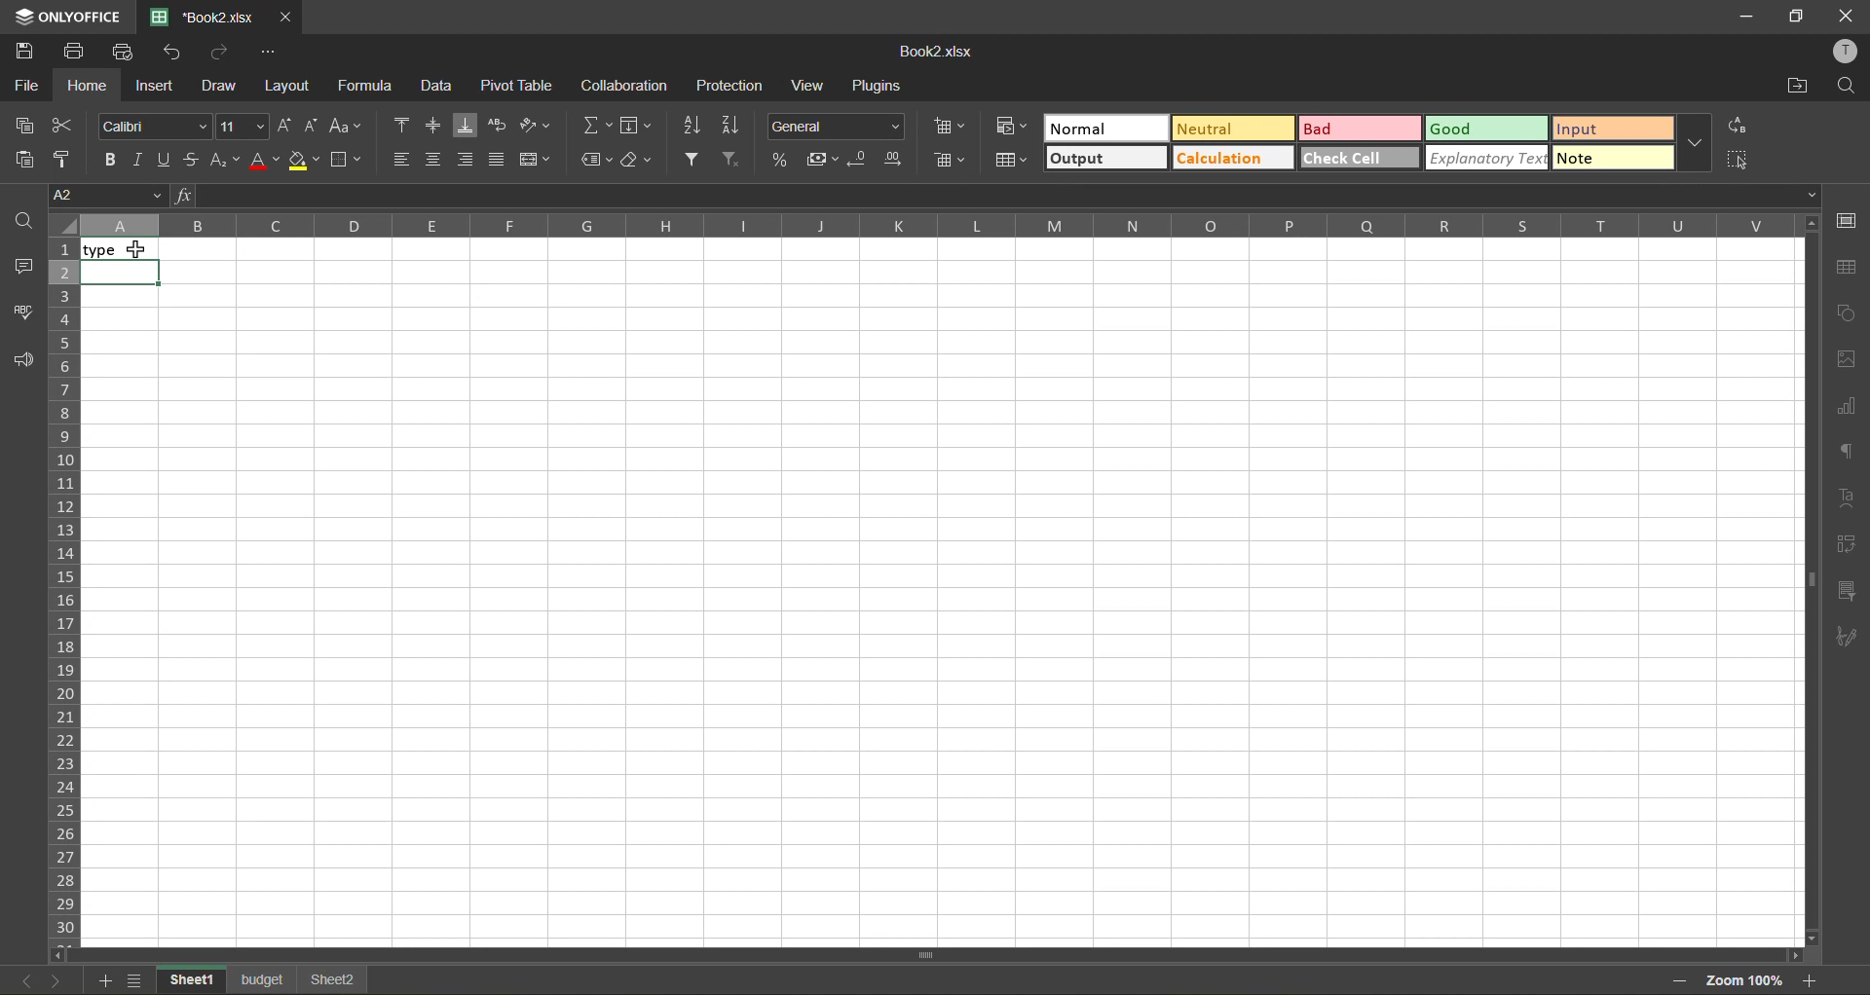 Image resolution: width=1870 pixels, height=995 pixels. What do you see at coordinates (1799, 84) in the screenshot?
I see `open location` at bounding box center [1799, 84].